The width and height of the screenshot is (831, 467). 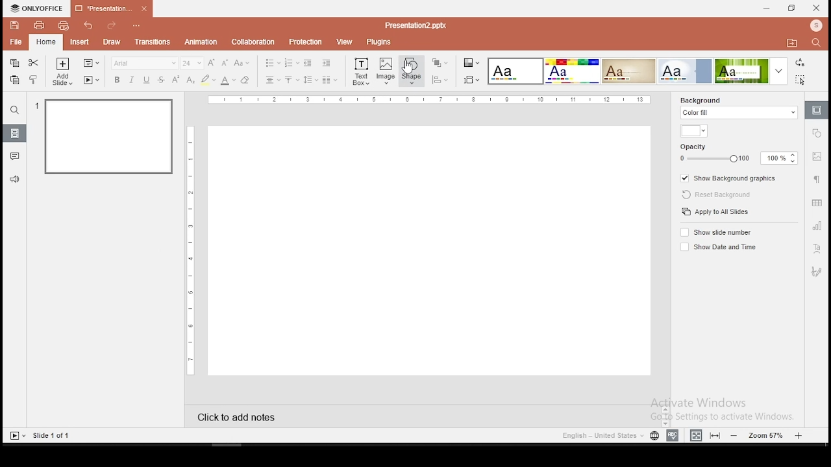 What do you see at coordinates (815, 272) in the screenshot?
I see `` at bounding box center [815, 272].